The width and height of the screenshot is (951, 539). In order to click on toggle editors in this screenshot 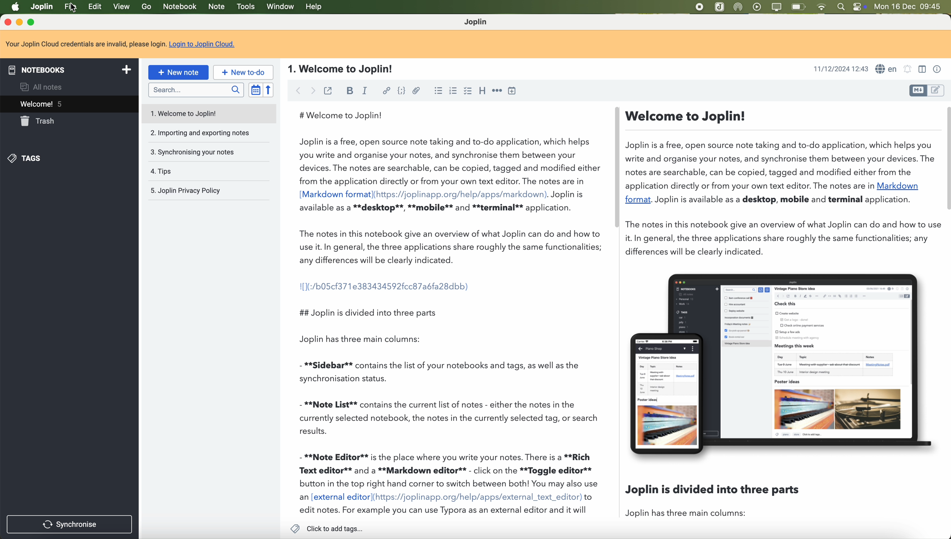, I will do `click(938, 90)`.